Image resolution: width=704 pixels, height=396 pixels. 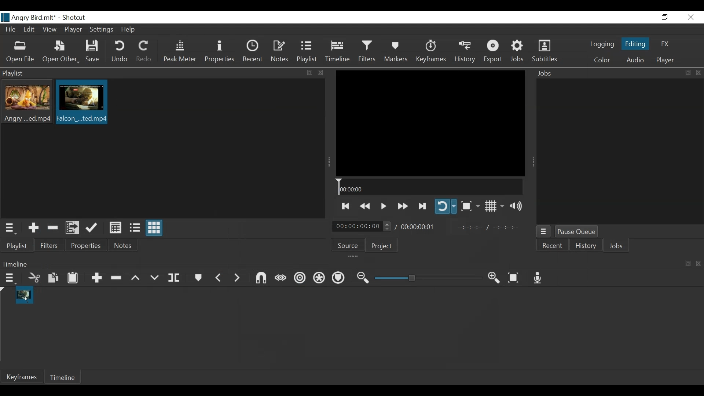 What do you see at coordinates (428, 187) in the screenshot?
I see `Timeline` at bounding box center [428, 187].